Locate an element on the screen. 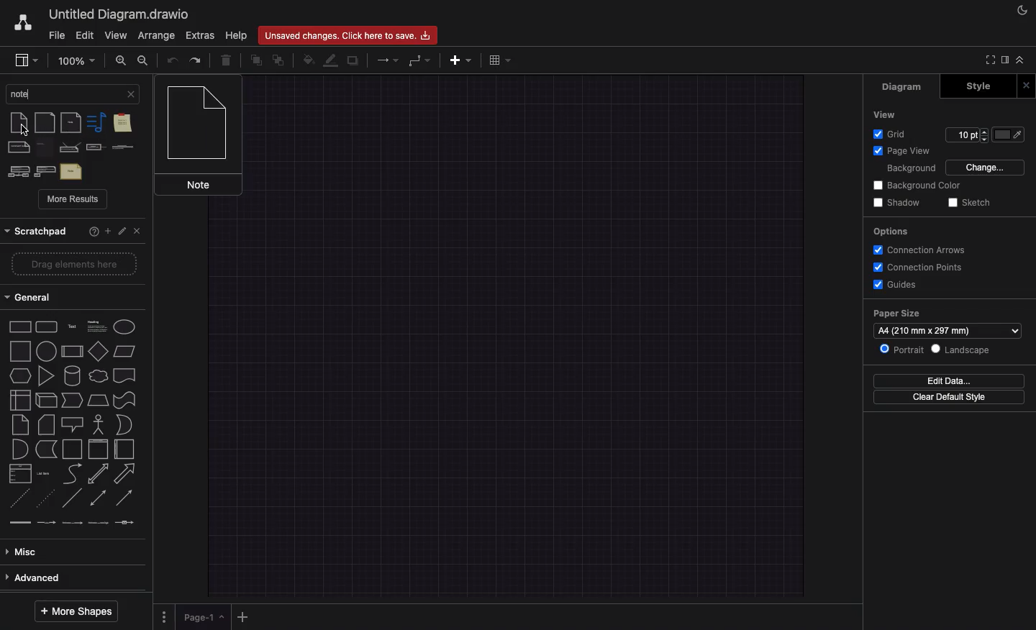  square is located at coordinates (19, 352).